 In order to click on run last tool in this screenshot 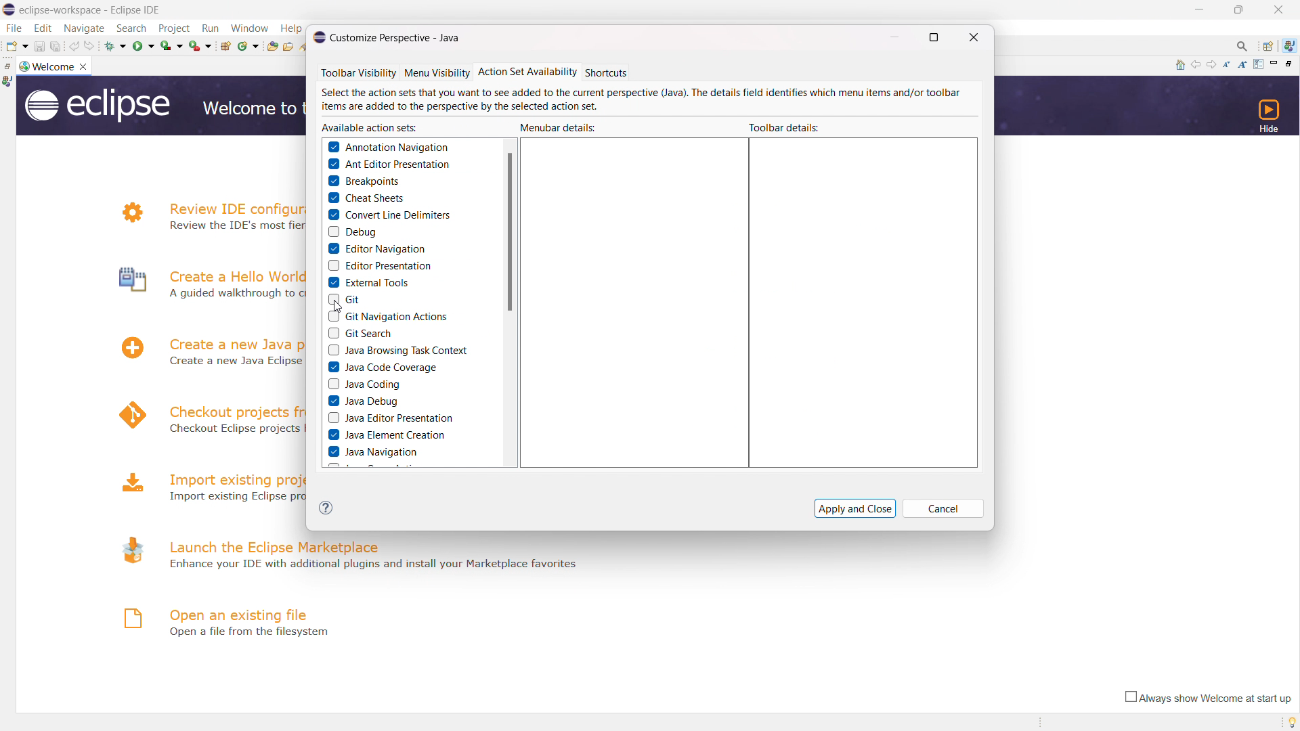, I will do `click(200, 45)`.